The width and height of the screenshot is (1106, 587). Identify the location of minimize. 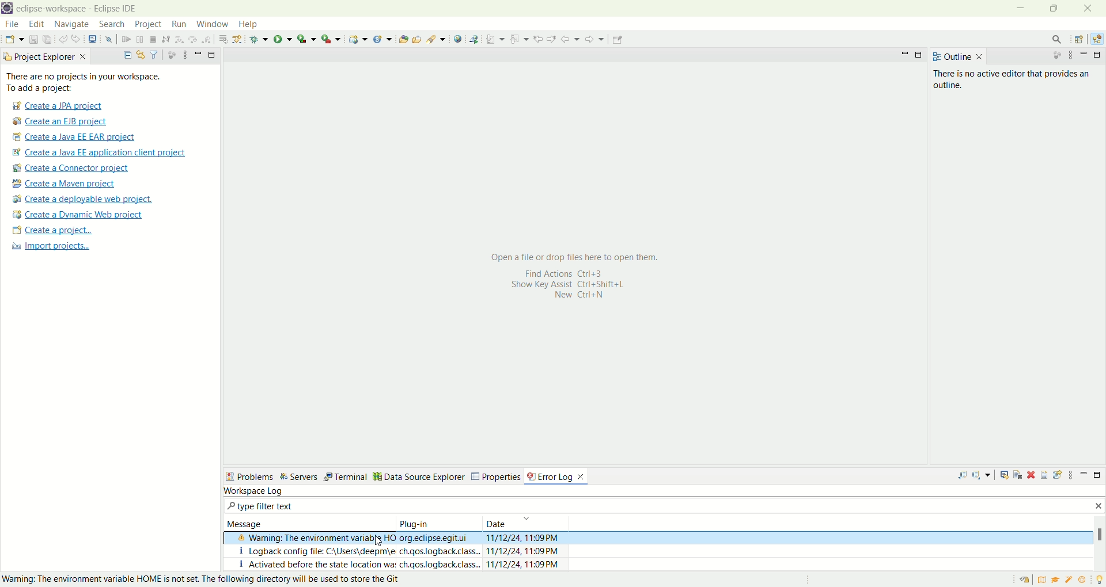
(197, 54).